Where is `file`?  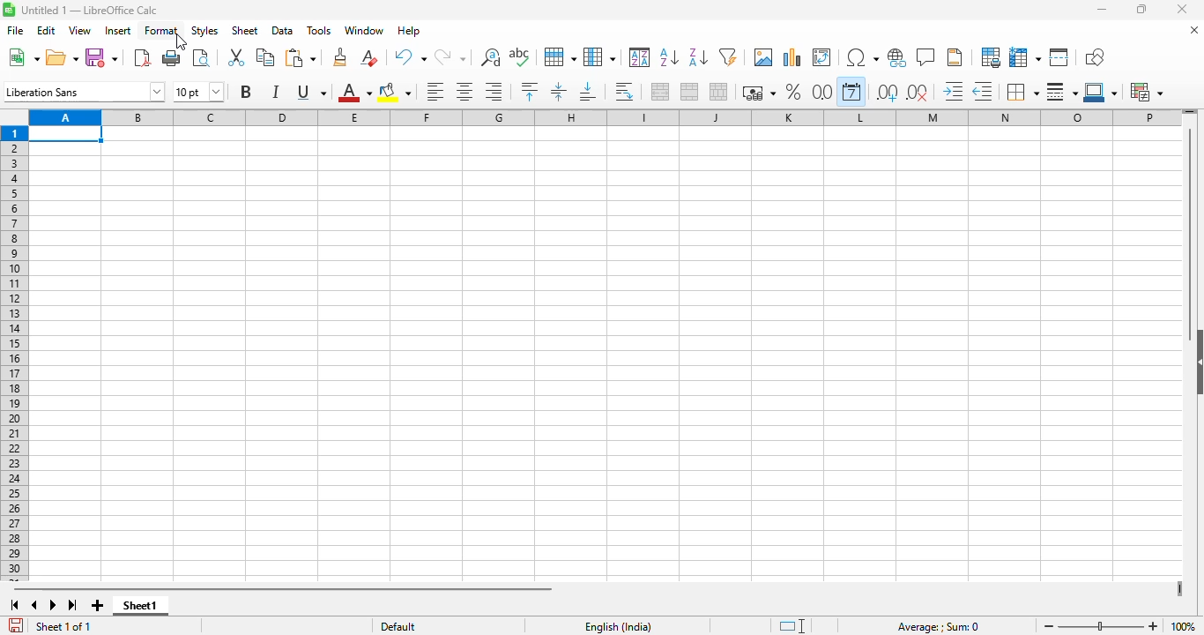 file is located at coordinates (15, 30).